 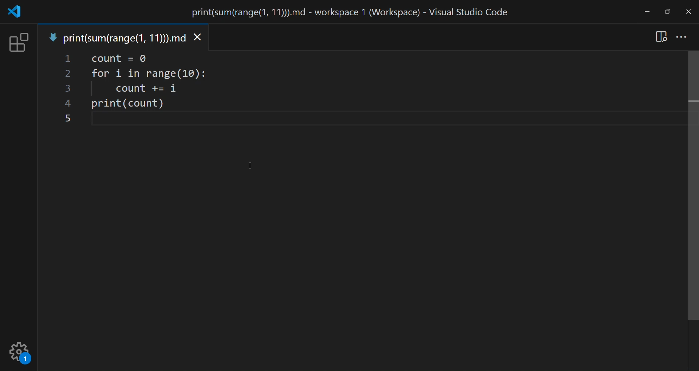 I want to click on maximize, so click(x=665, y=12).